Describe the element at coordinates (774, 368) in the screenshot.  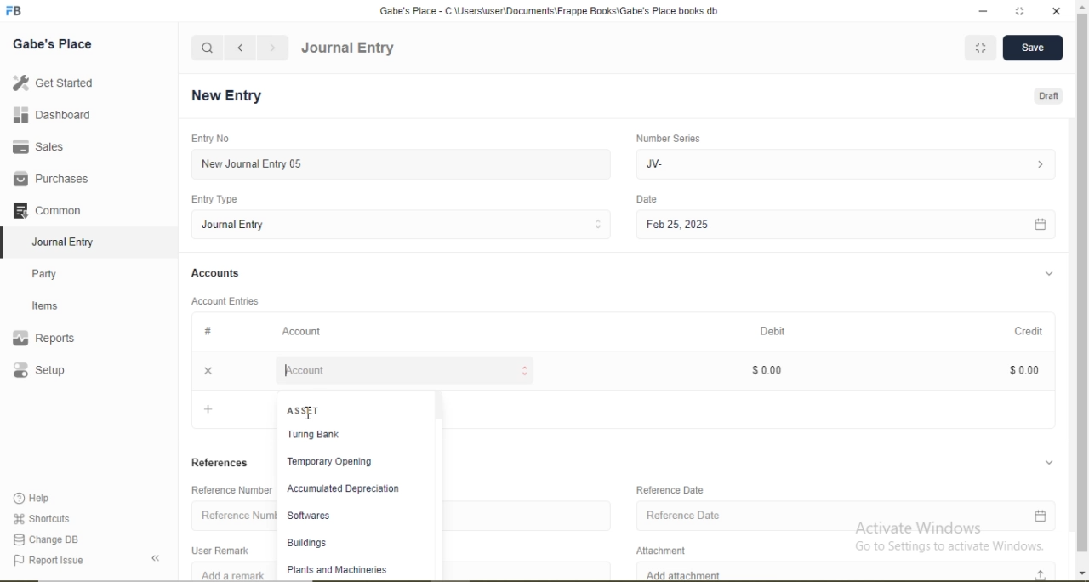
I see `$0.00` at that location.